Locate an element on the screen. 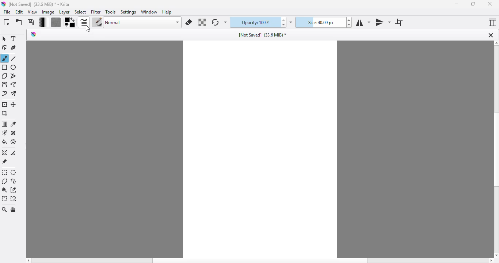  bezier curve tool is located at coordinates (4, 85).